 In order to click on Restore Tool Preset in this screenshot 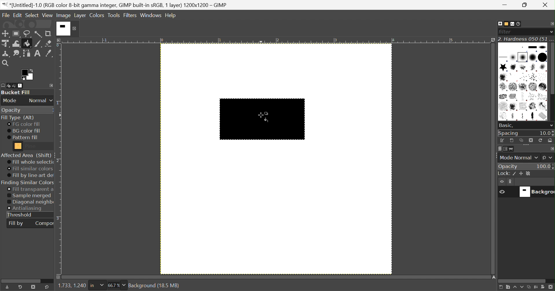, I will do `click(20, 287)`.